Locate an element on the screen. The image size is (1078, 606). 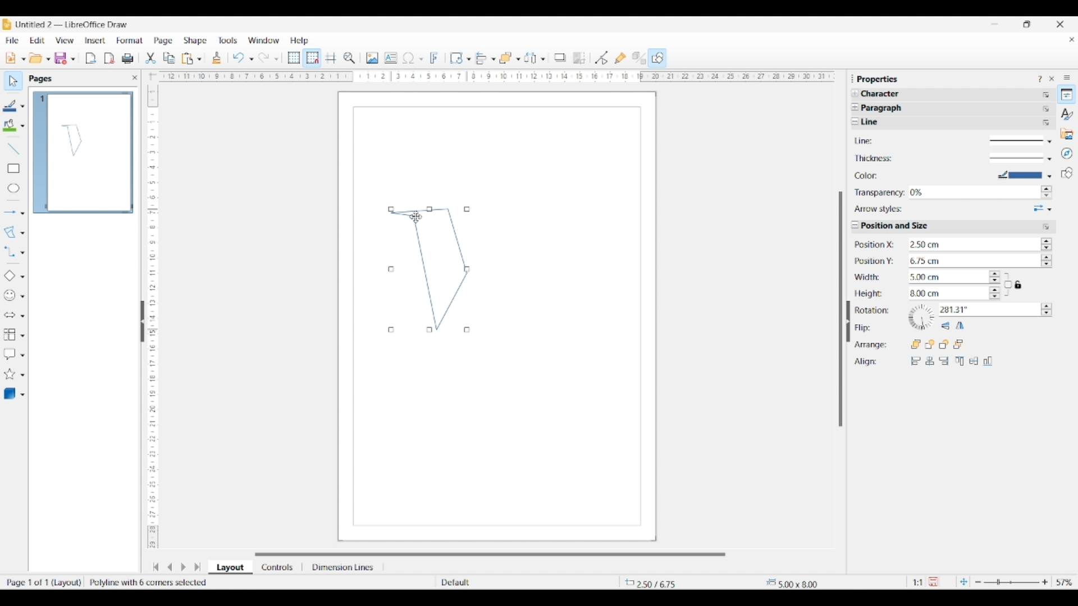
Forward one is located at coordinates (930, 345).